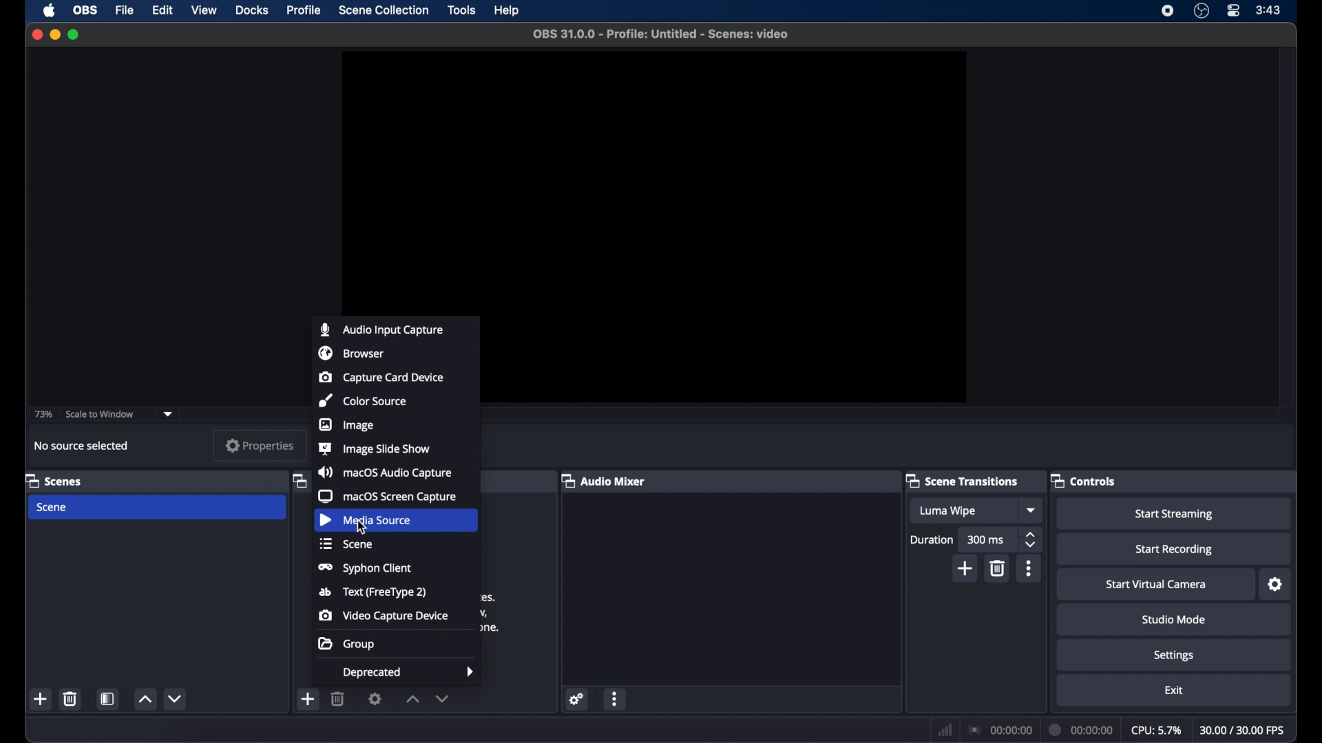  I want to click on minimize, so click(54, 34).